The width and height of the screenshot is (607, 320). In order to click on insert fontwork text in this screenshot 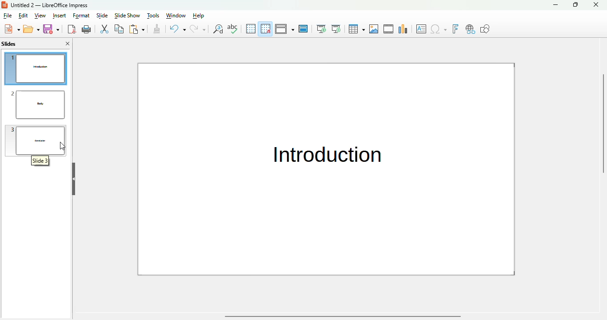, I will do `click(455, 29)`.